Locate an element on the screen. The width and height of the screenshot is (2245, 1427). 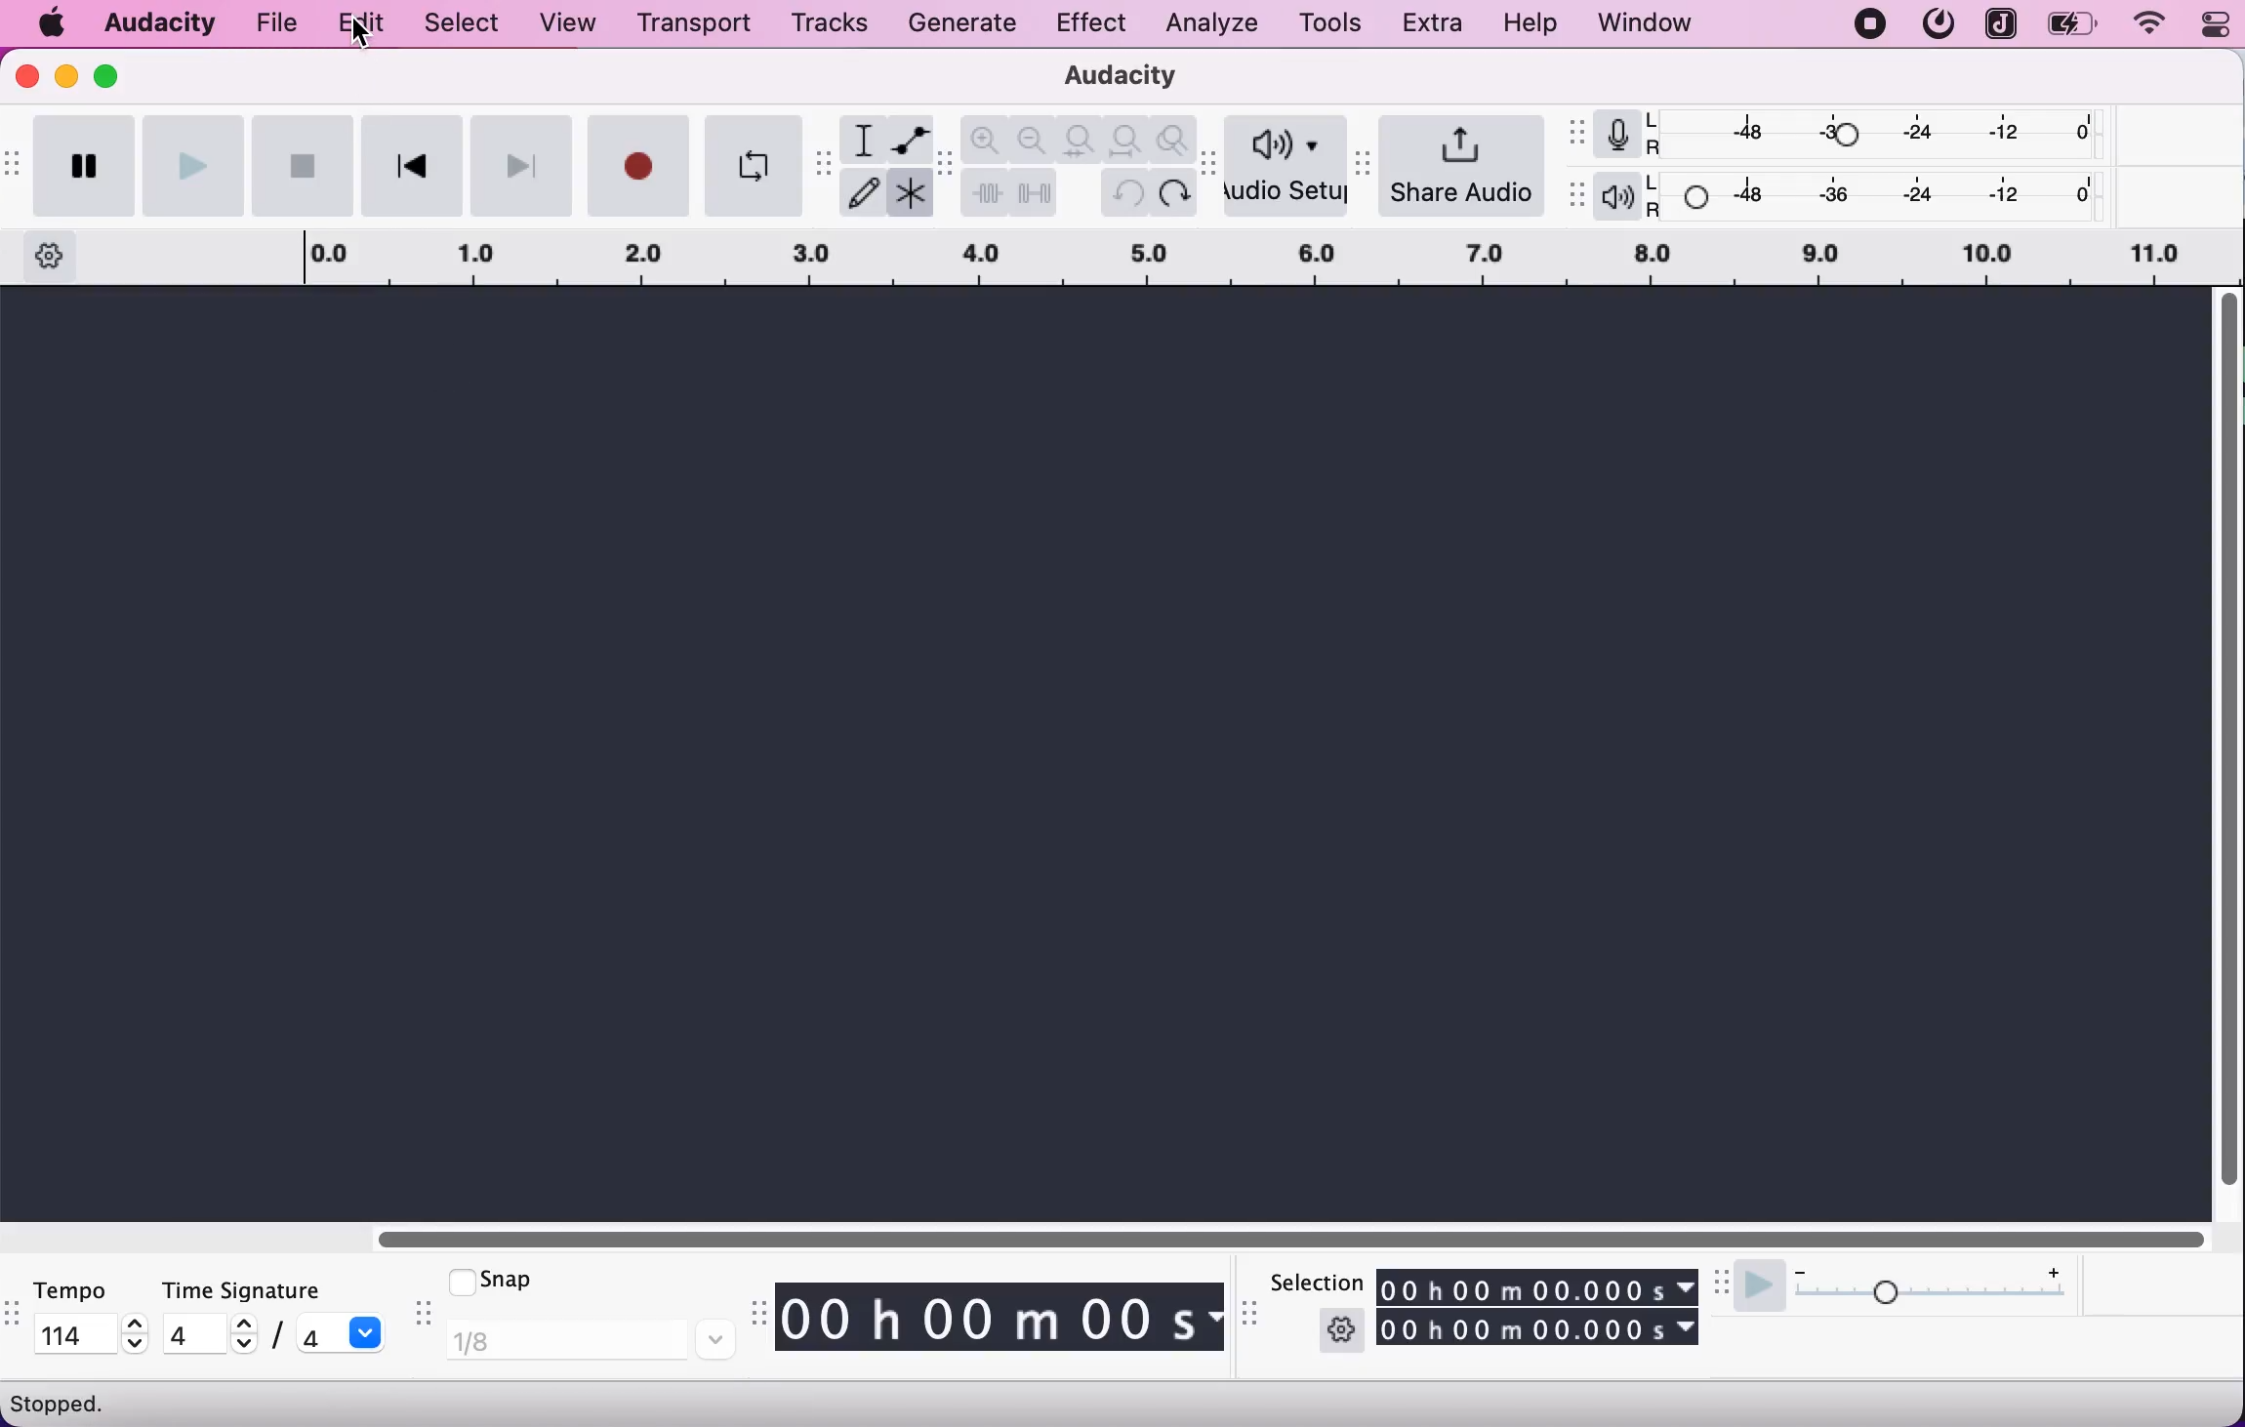
audacity tempo toolbar is located at coordinates (14, 1317).